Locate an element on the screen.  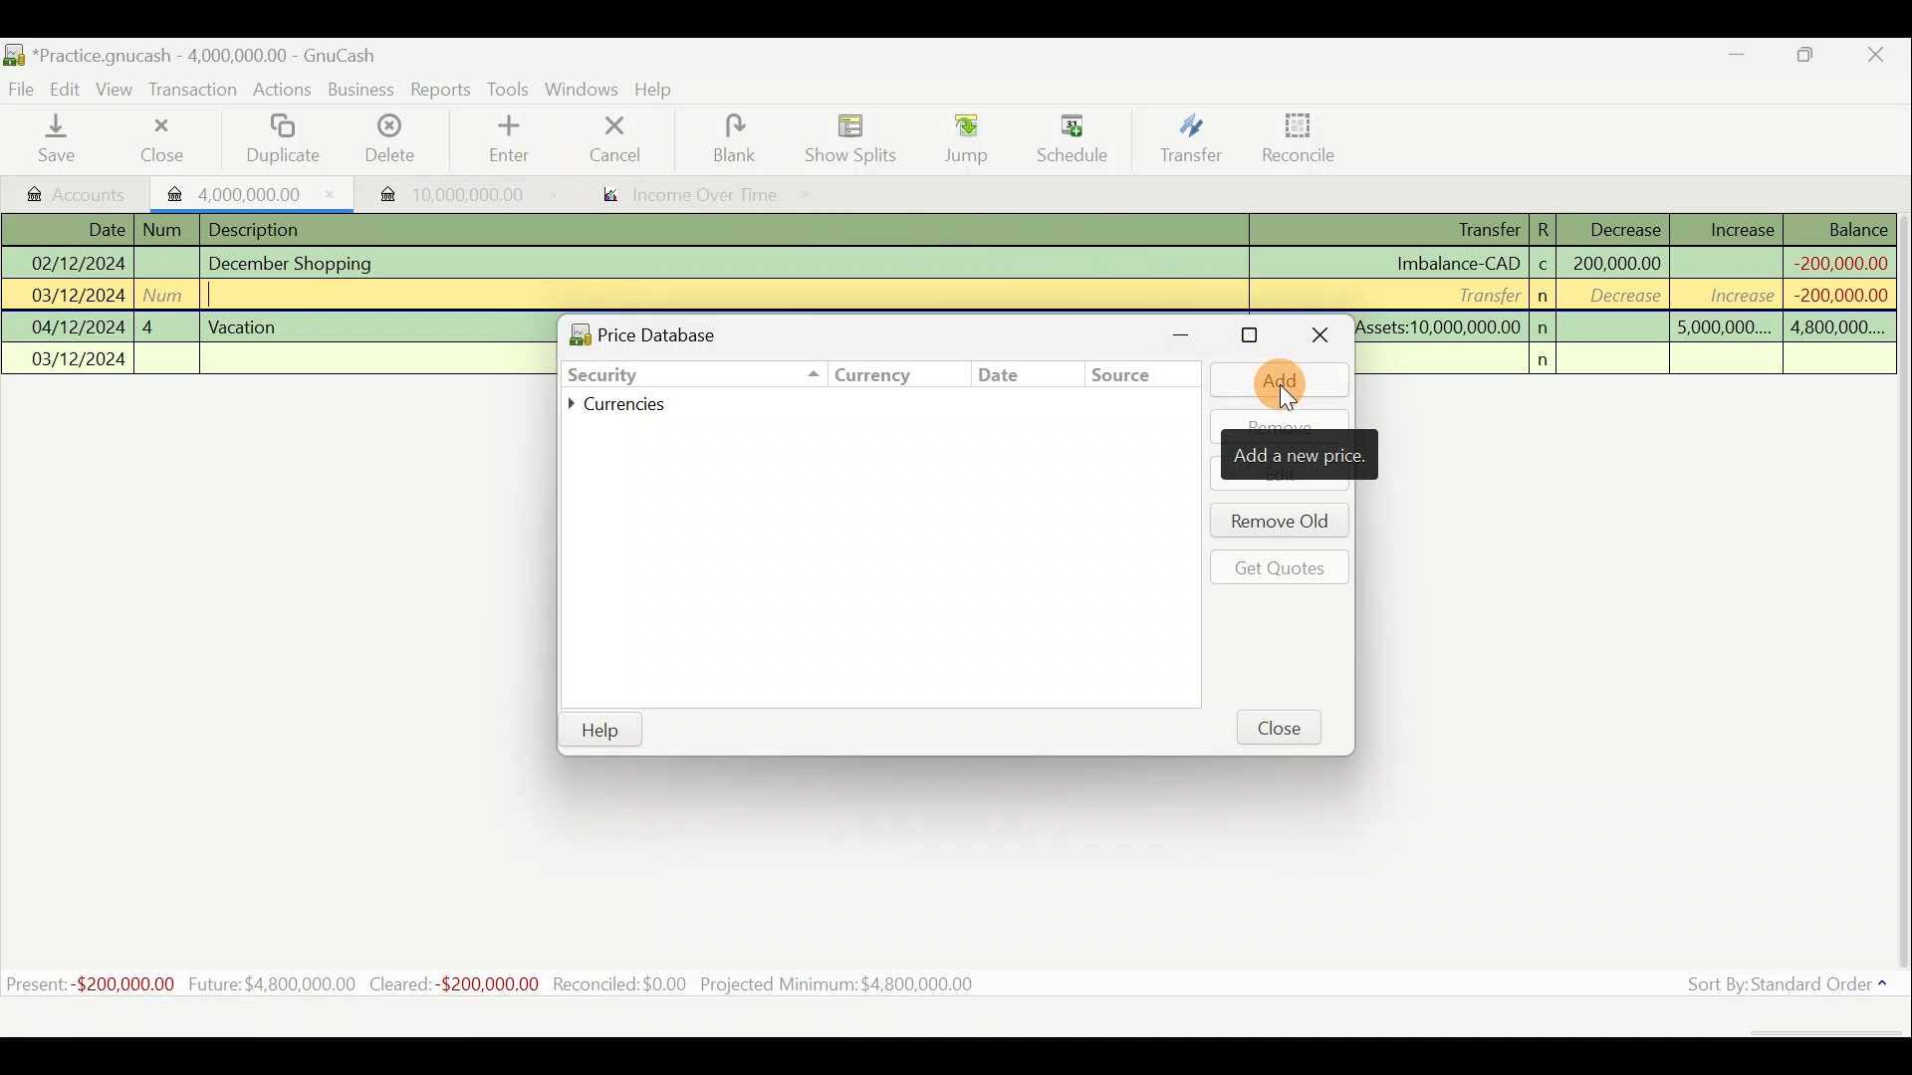
Duplicate is located at coordinates (286, 139).